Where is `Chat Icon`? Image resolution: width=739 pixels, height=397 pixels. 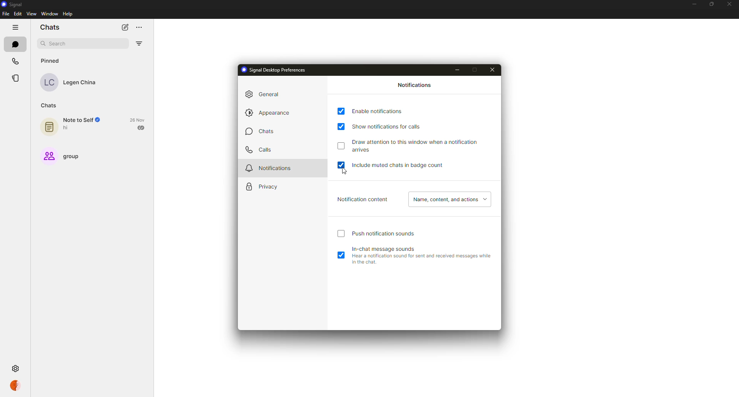
Chat Icon is located at coordinates (49, 127).